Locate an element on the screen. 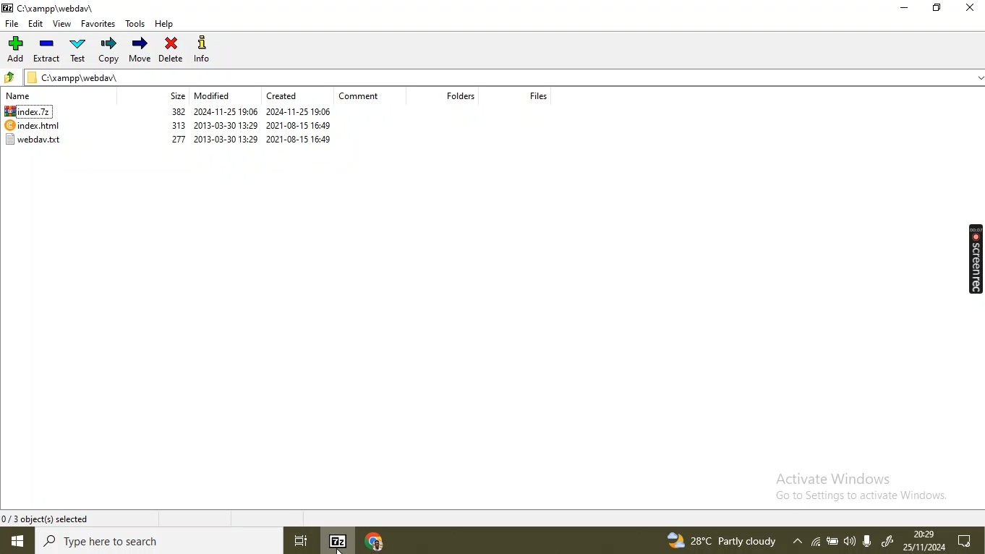 This screenshot has height=554, width=985. notifications is located at coordinates (965, 540).